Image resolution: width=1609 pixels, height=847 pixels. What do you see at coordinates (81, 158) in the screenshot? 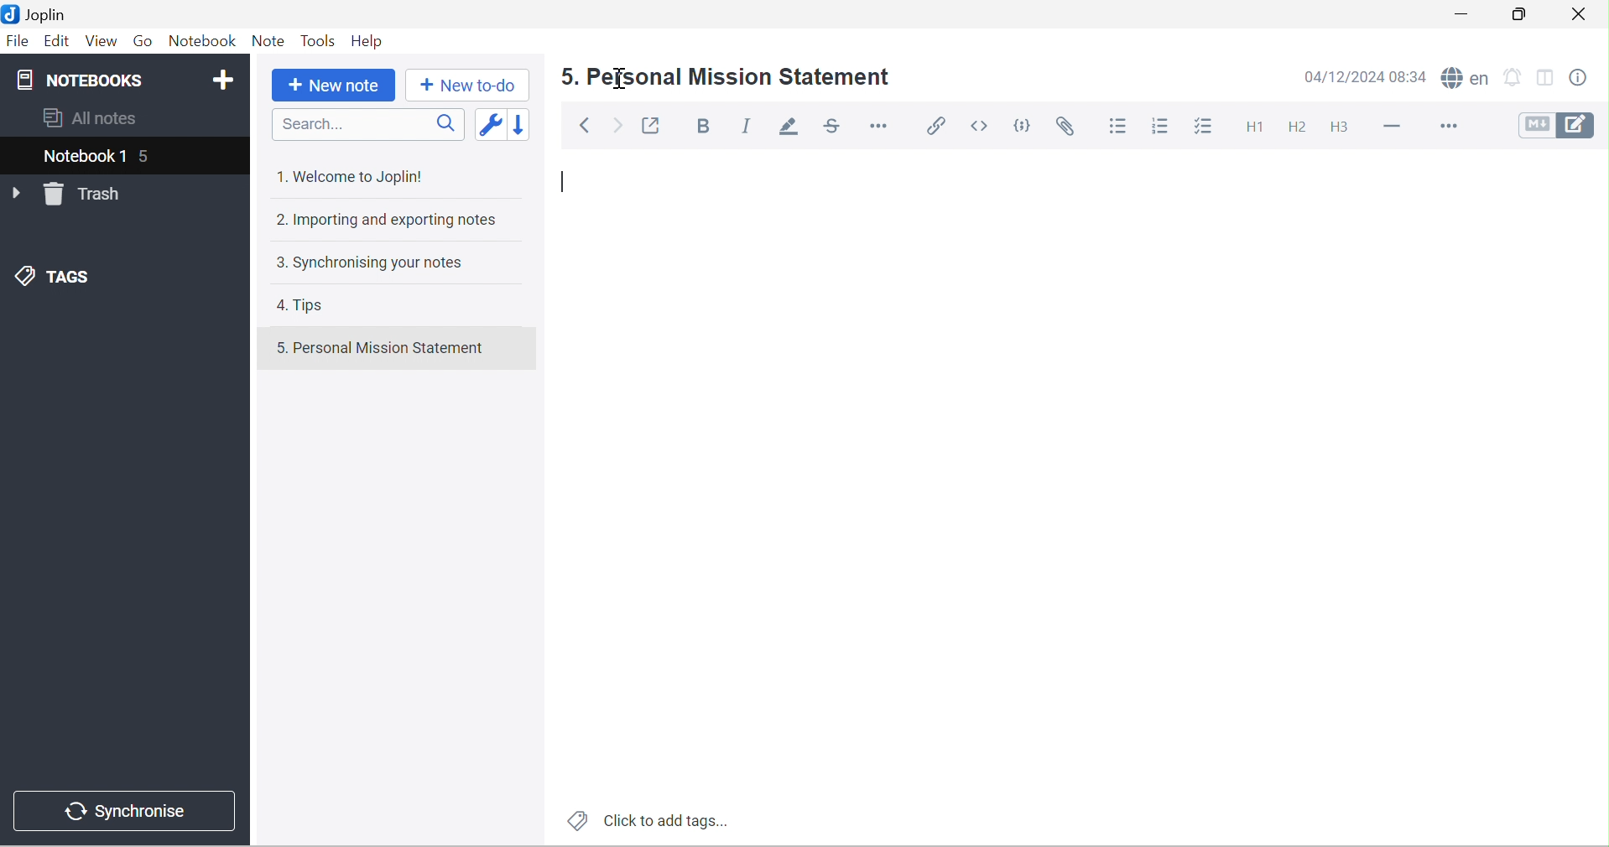
I see `Notebook 1` at bounding box center [81, 158].